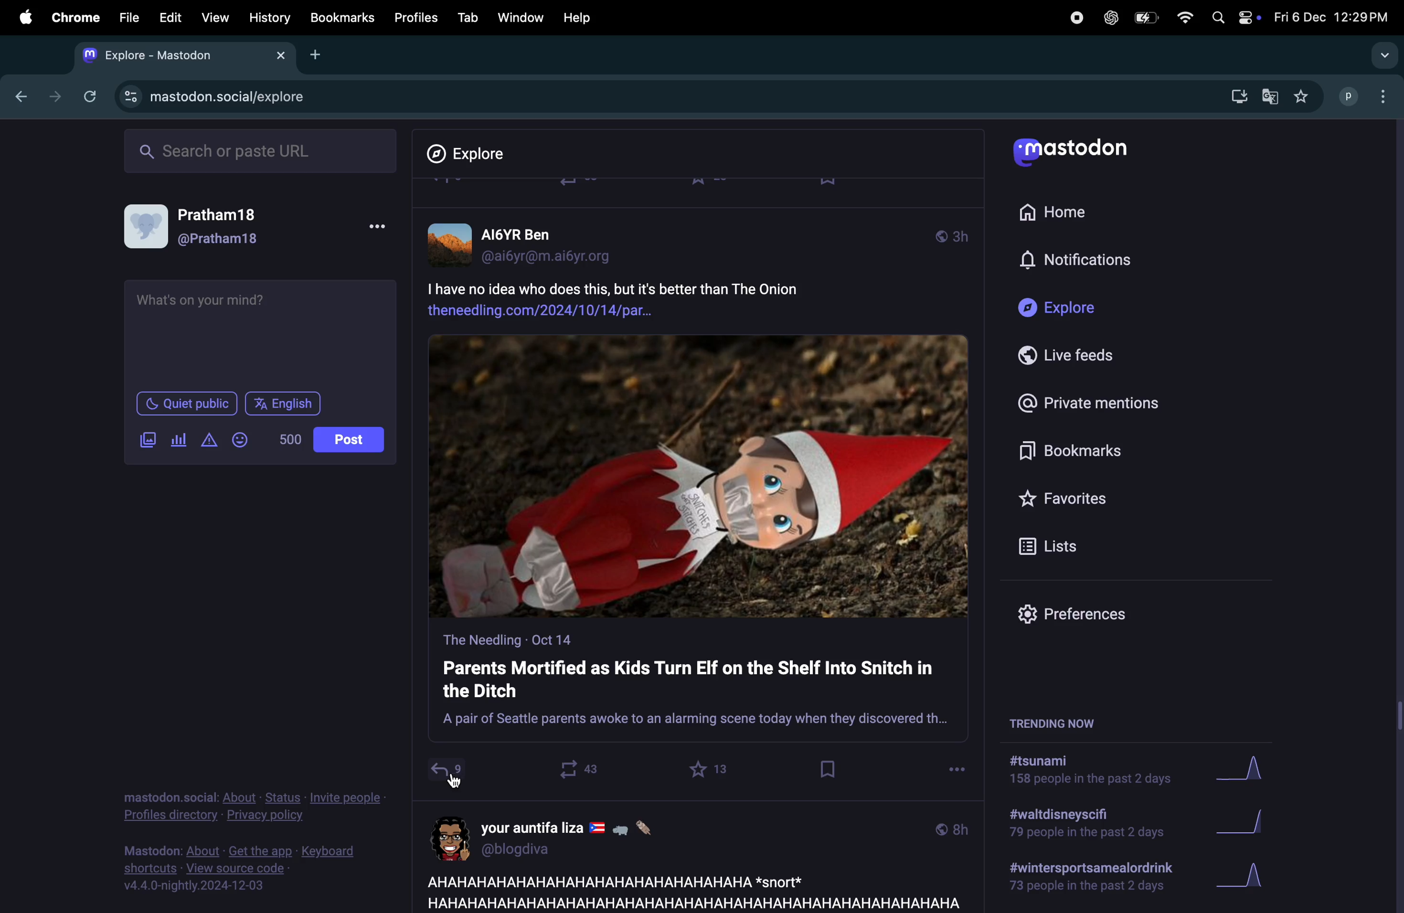 This screenshot has width=1404, height=913. Describe the element at coordinates (1075, 356) in the screenshot. I see `Live feeds` at that location.